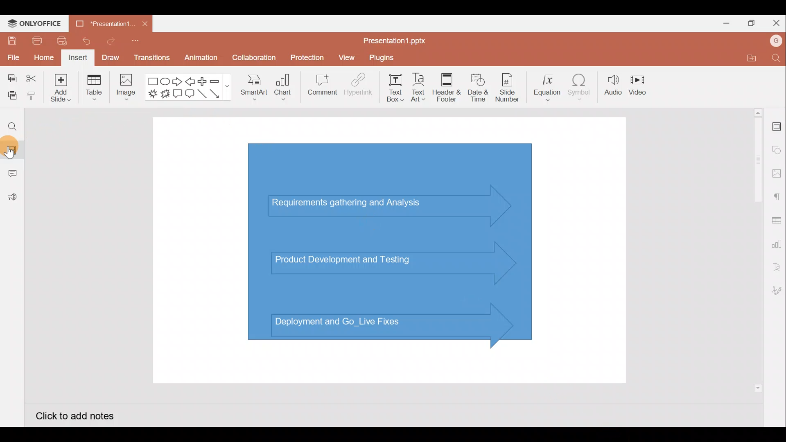 The width and height of the screenshot is (786, 442). What do you see at coordinates (165, 82) in the screenshot?
I see `Ellipse` at bounding box center [165, 82].